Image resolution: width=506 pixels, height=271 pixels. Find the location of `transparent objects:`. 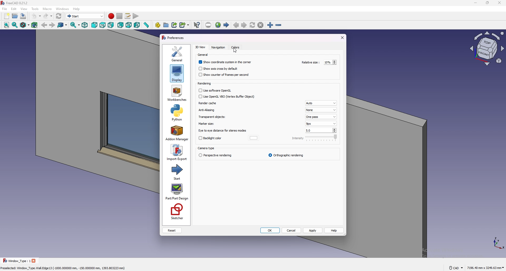

transparent objects: is located at coordinates (213, 117).